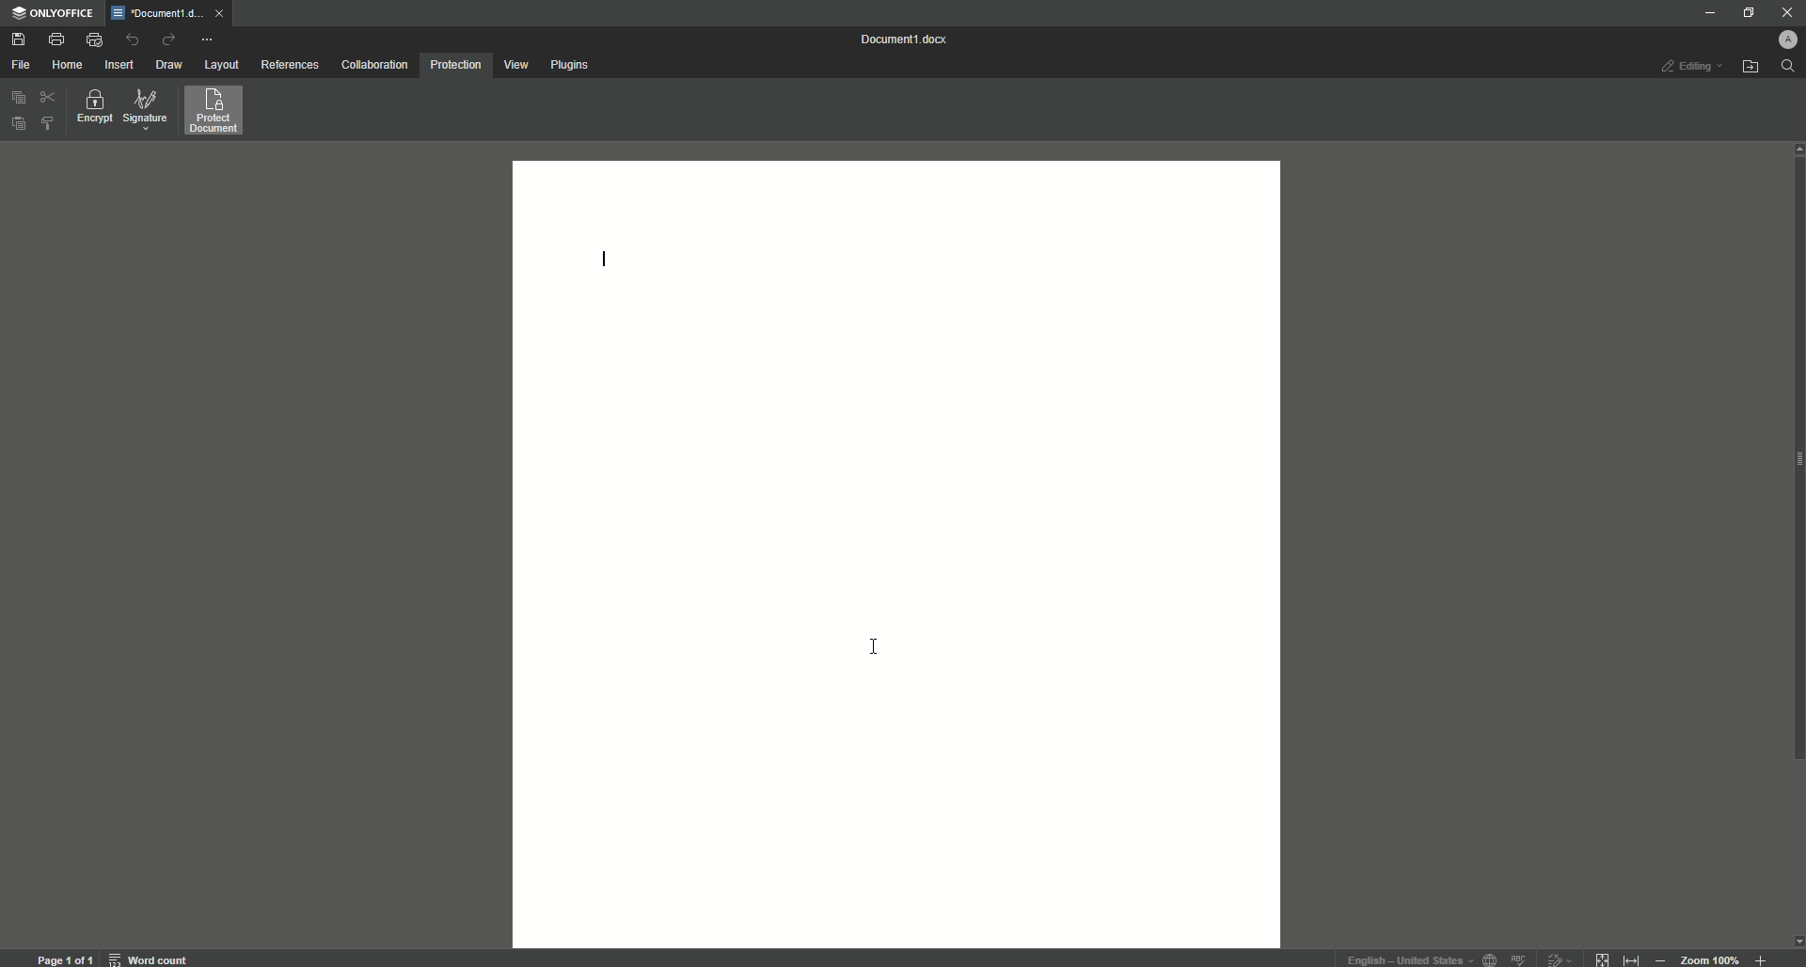 The width and height of the screenshot is (1806, 967). I want to click on fit to width, so click(1629, 959).